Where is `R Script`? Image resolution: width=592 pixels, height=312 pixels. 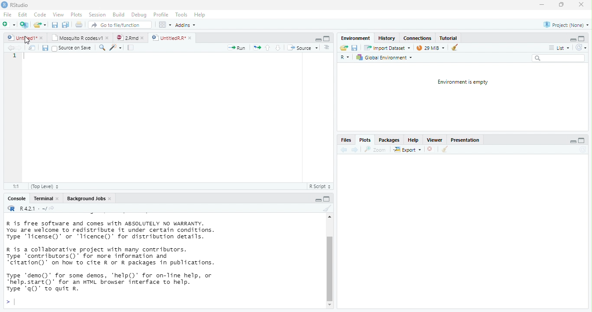 R Script is located at coordinates (319, 186).